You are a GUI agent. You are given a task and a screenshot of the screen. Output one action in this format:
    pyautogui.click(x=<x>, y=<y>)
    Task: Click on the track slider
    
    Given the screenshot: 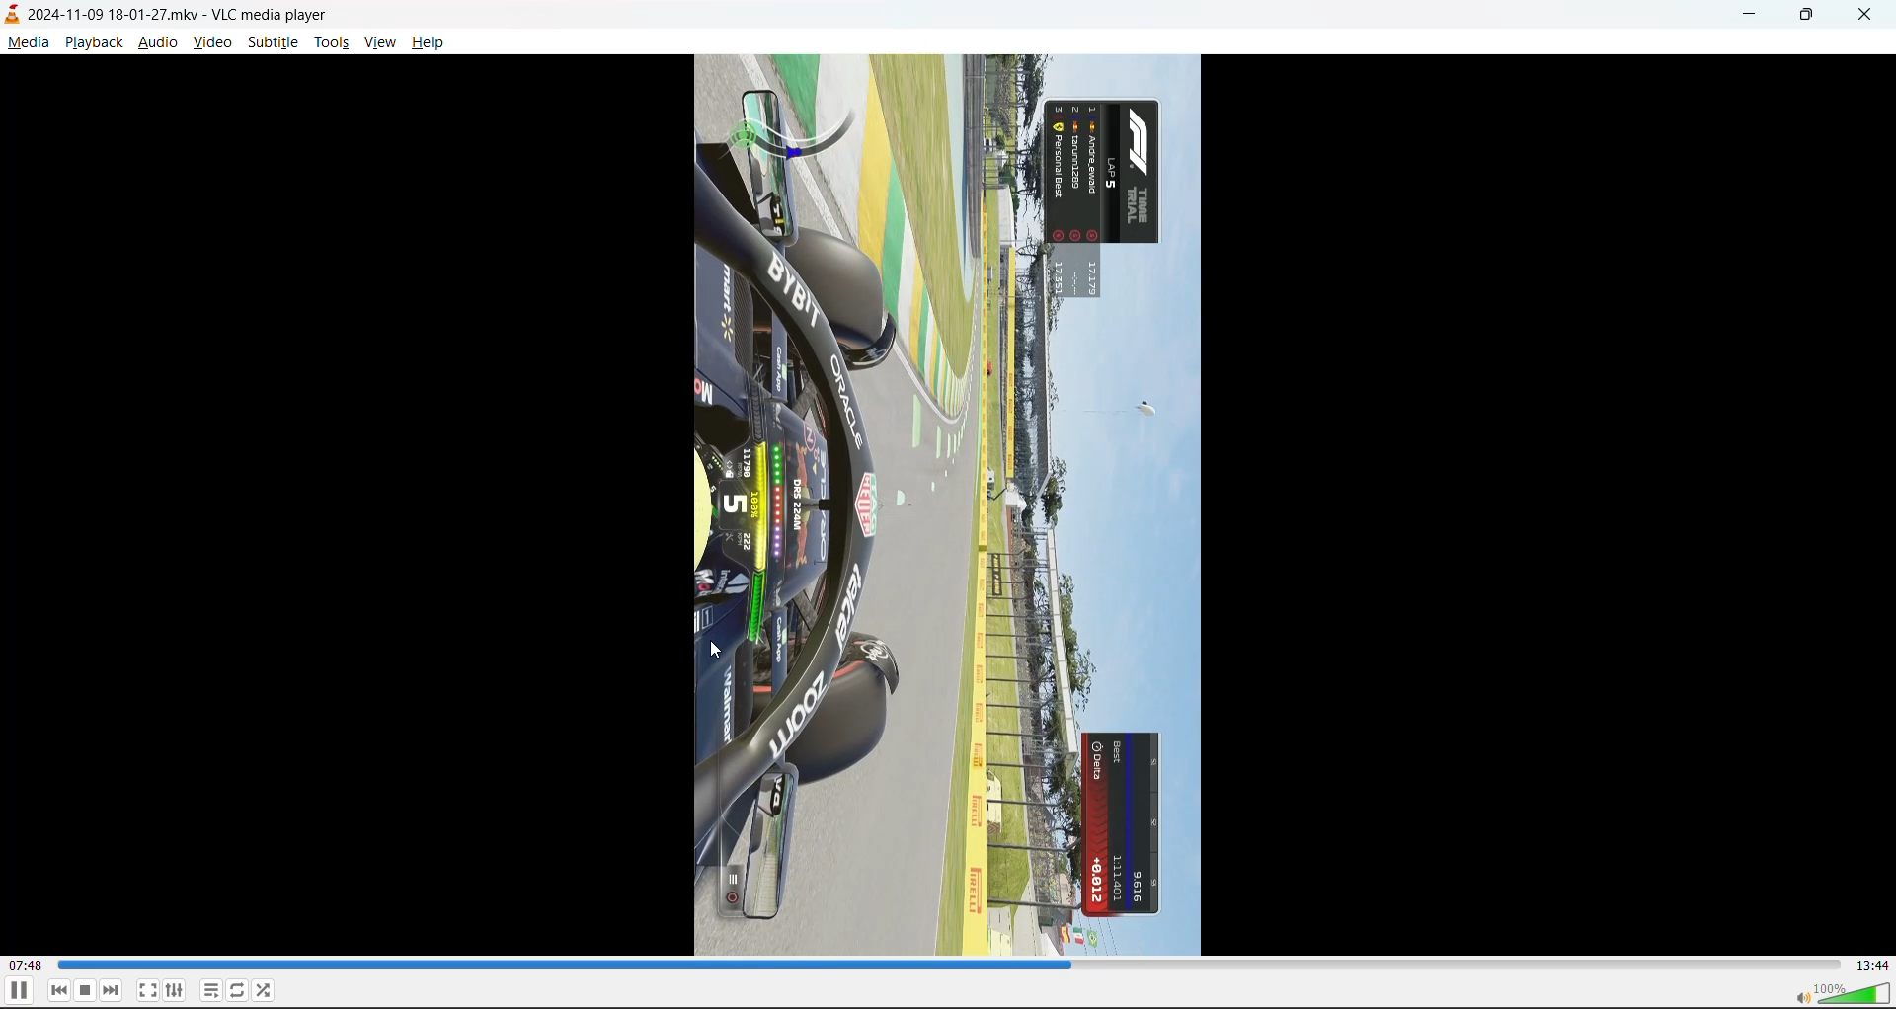 What is the action you would take?
    pyautogui.click(x=951, y=966)
    